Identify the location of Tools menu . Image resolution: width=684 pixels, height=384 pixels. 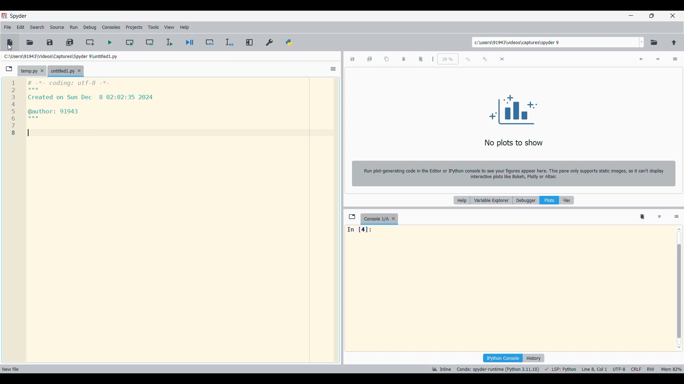
(153, 27).